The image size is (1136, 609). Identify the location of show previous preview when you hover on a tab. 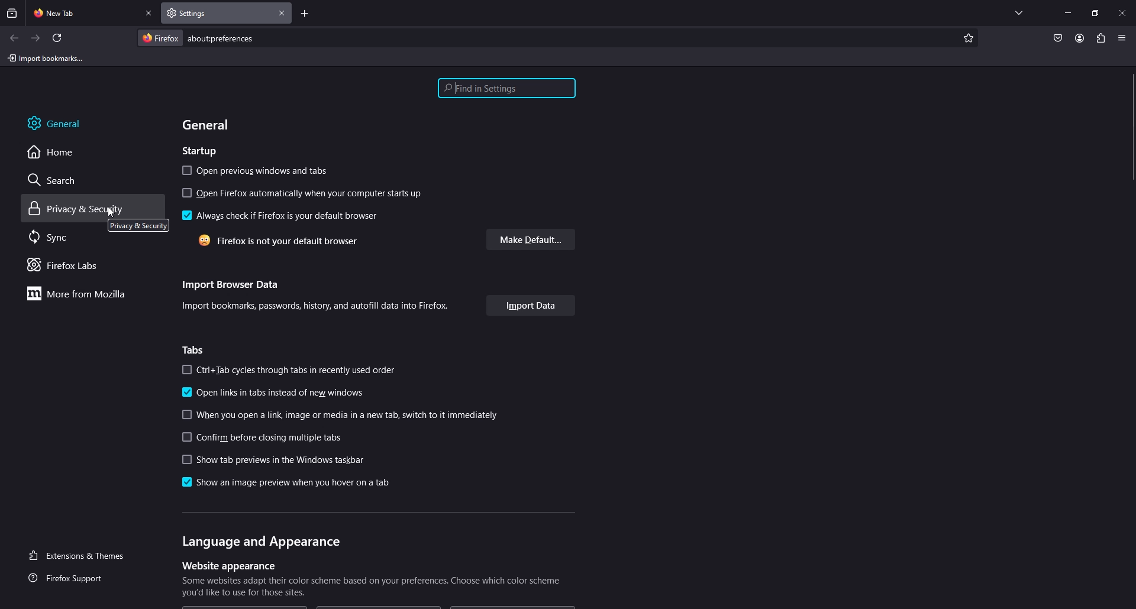
(270, 460).